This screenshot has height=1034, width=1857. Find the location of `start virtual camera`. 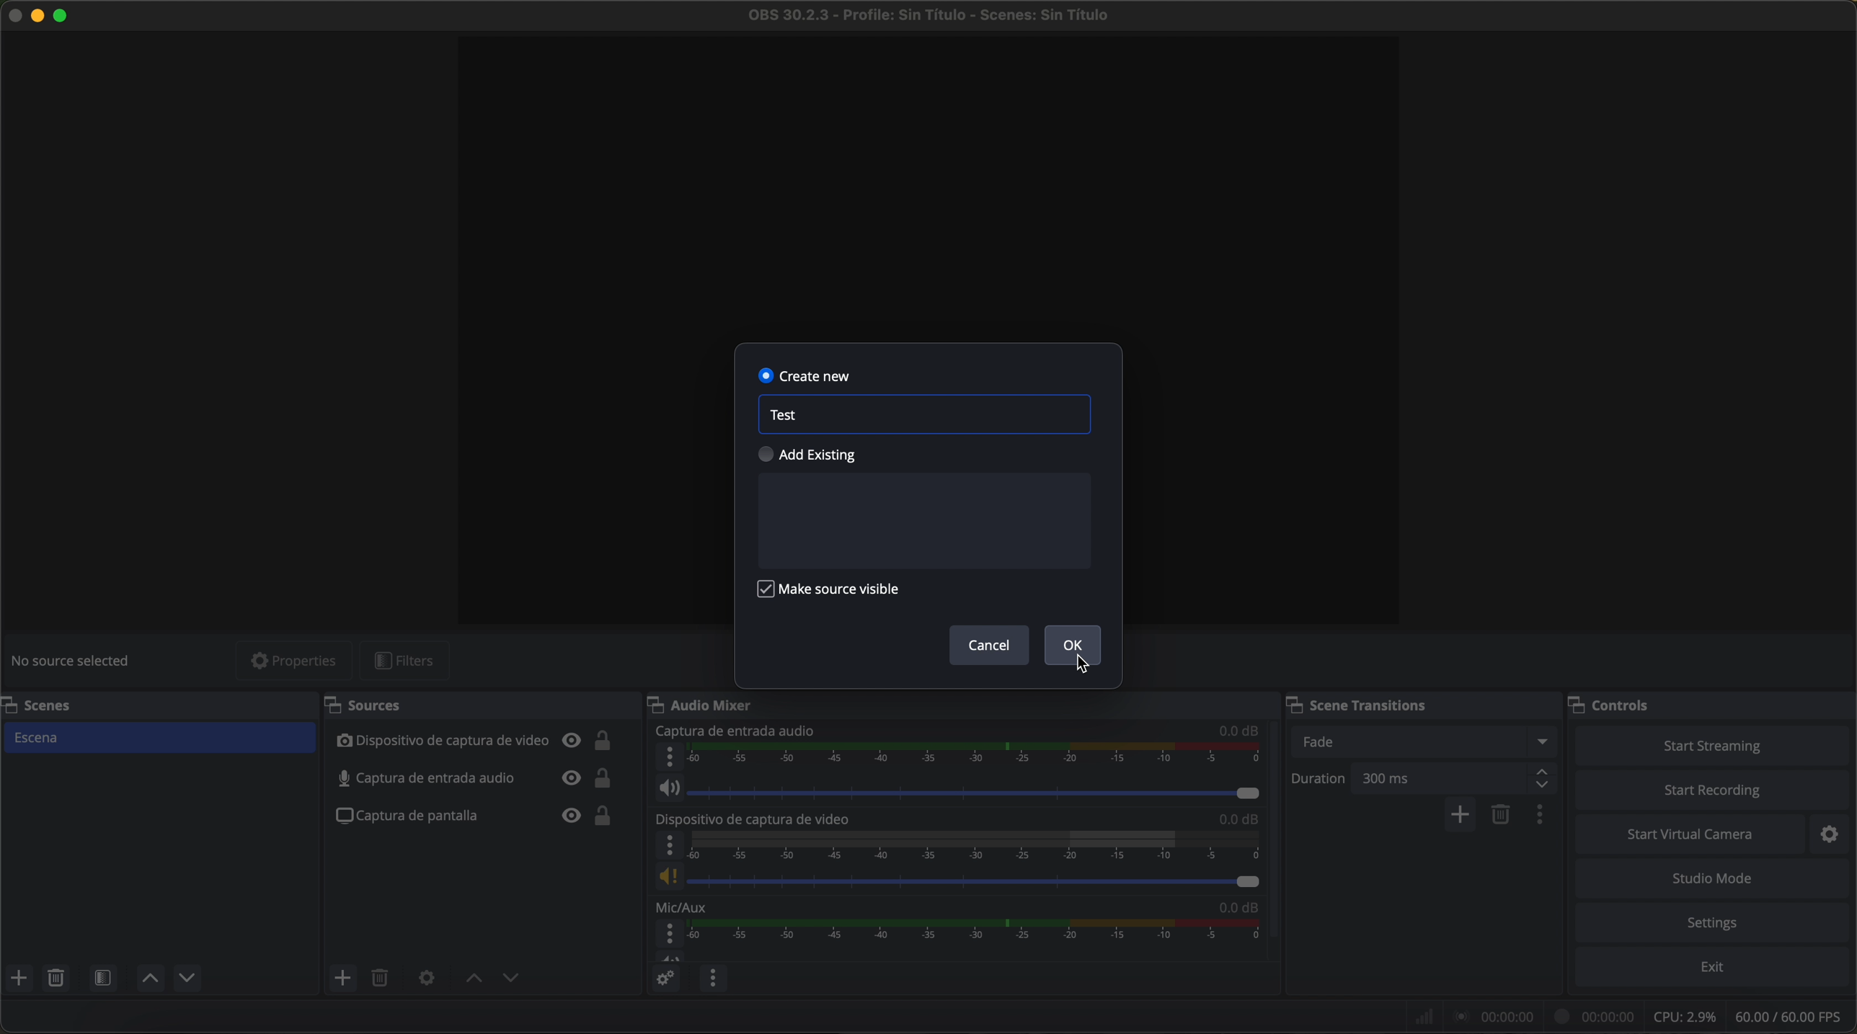

start virtual camera is located at coordinates (1690, 834).